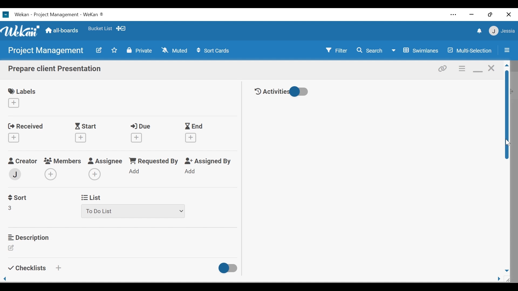 The height and width of the screenshot is (291, 518). What do you see at coordinates (94, 174) in the screenshot?
I see `Add Assignee` at bounding box center [94, 174].